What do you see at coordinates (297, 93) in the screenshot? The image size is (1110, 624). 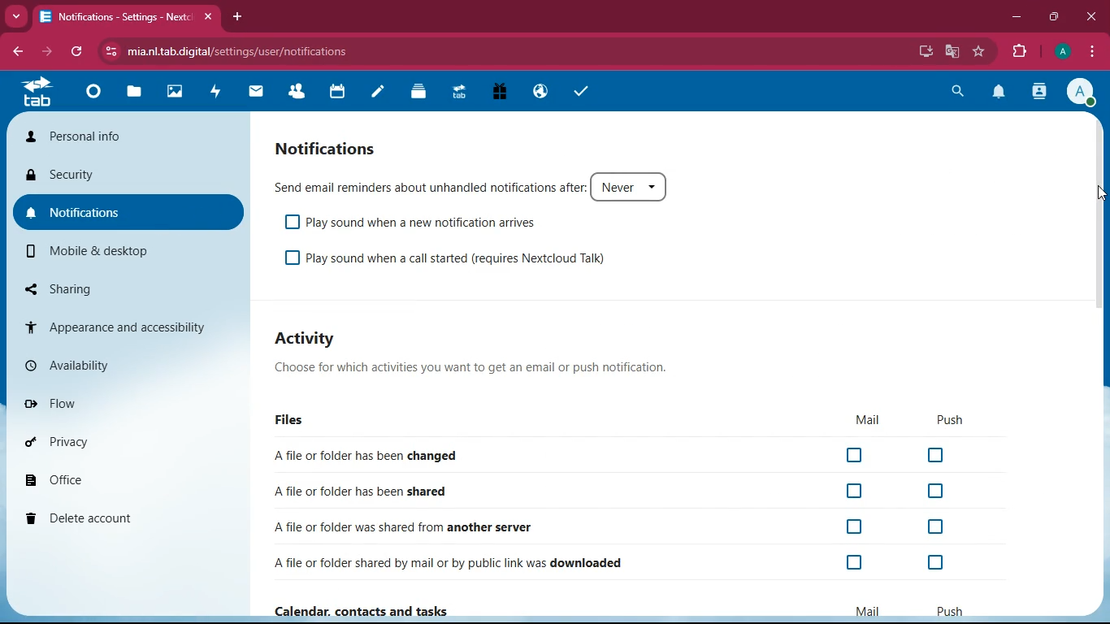 I see `Contacts` at bounding box center [297, 93].